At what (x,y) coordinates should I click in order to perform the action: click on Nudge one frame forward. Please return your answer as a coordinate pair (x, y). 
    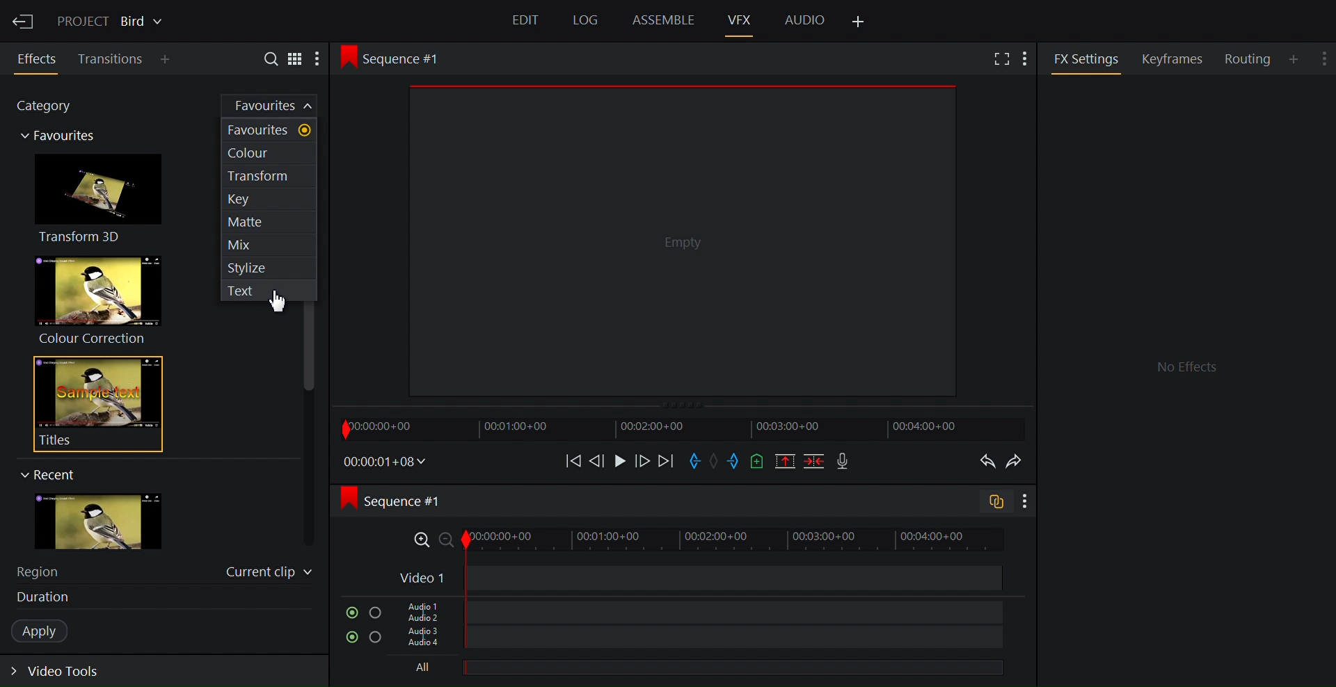
    Looking at the image, I should click on (641, 460).